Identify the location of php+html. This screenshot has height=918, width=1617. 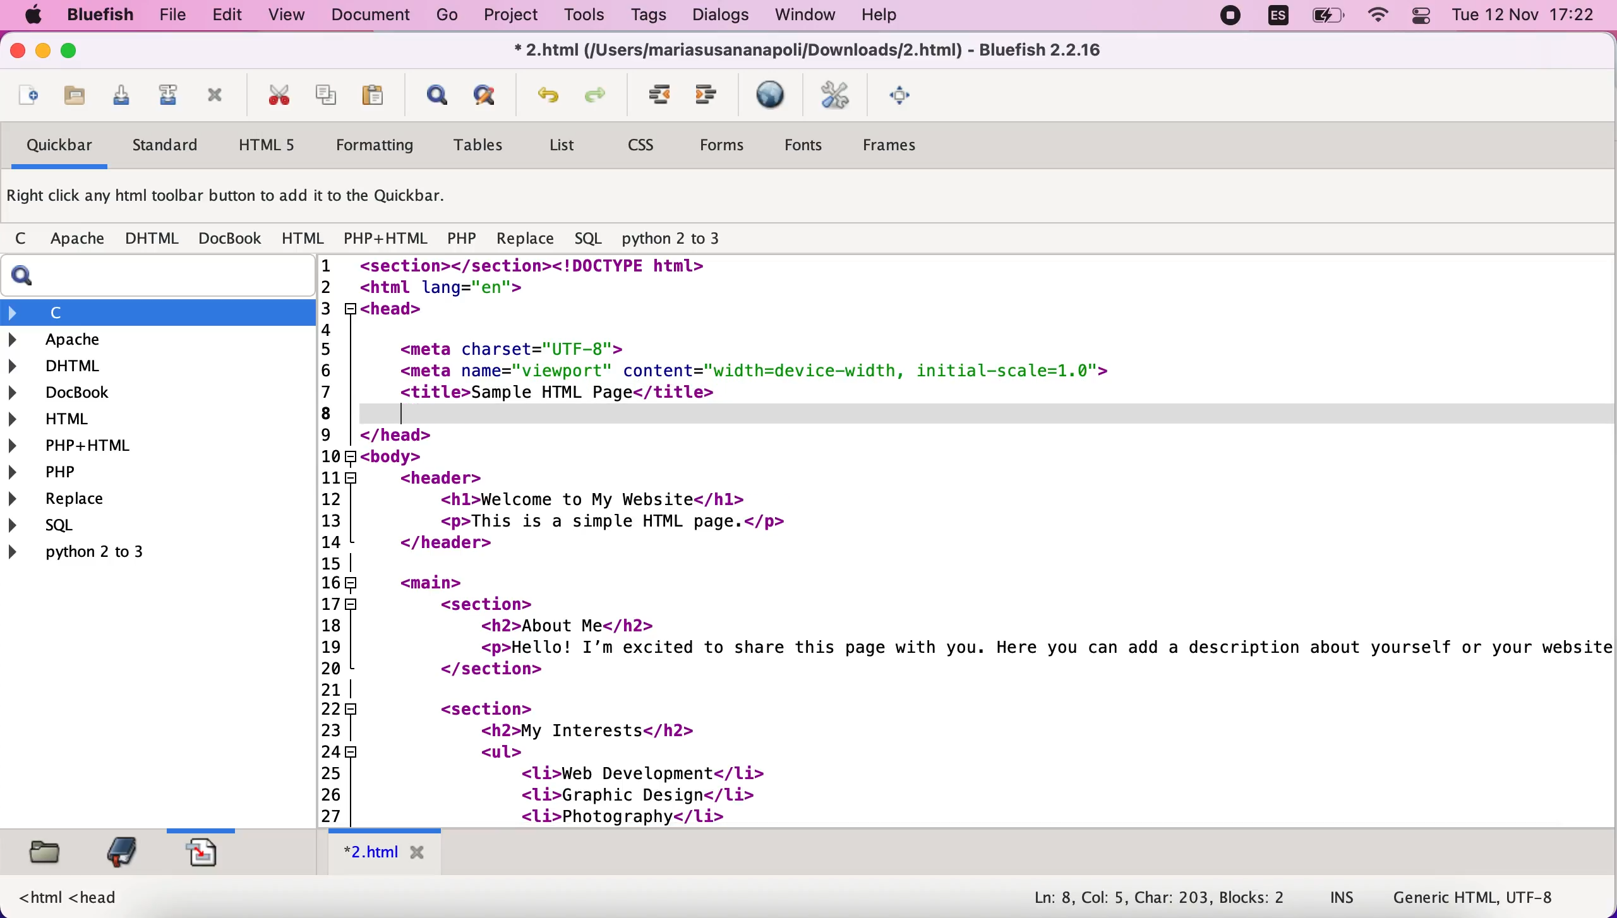
(388, 237).